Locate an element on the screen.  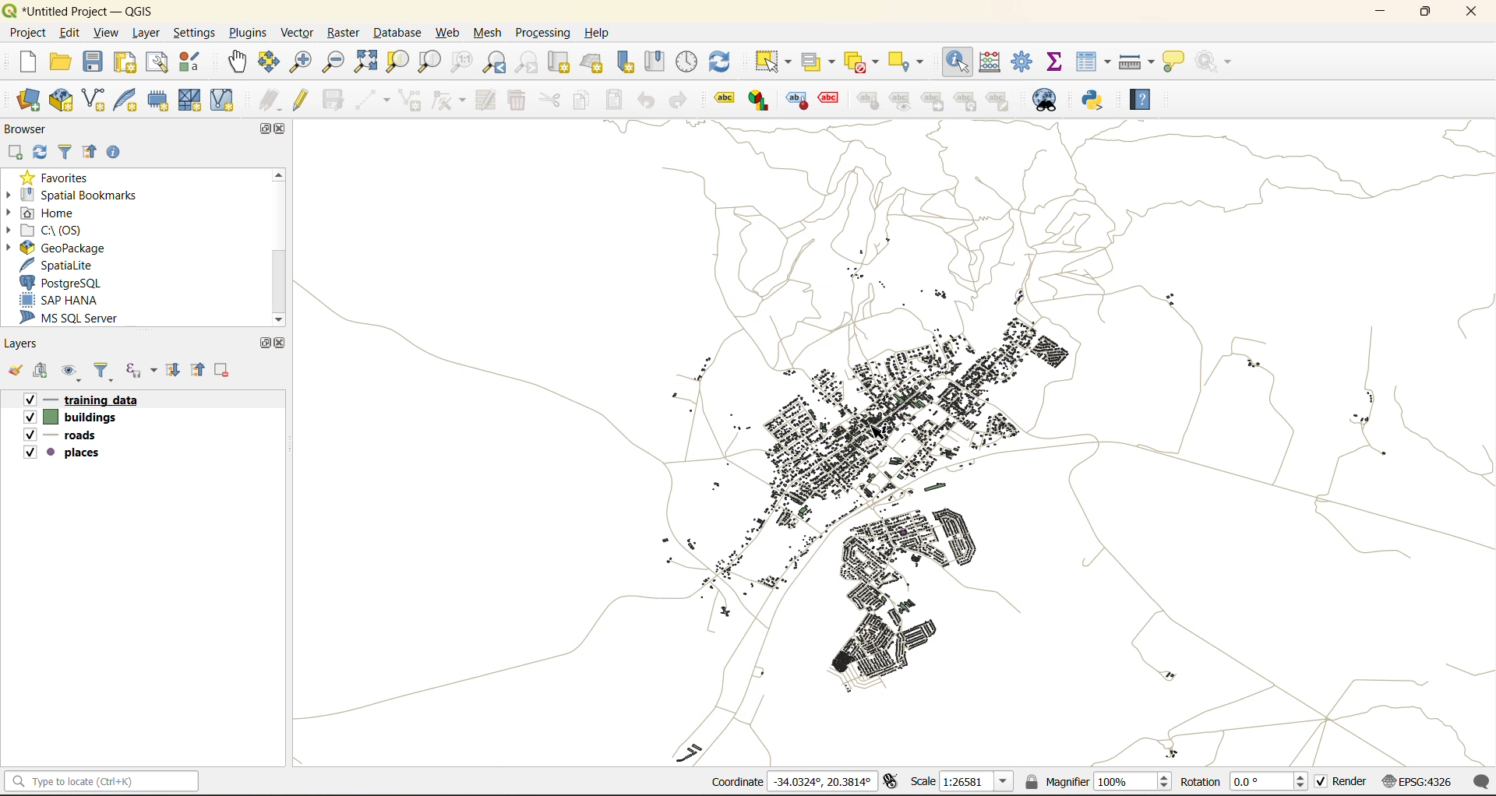
close is located at coordinates (283, 130).